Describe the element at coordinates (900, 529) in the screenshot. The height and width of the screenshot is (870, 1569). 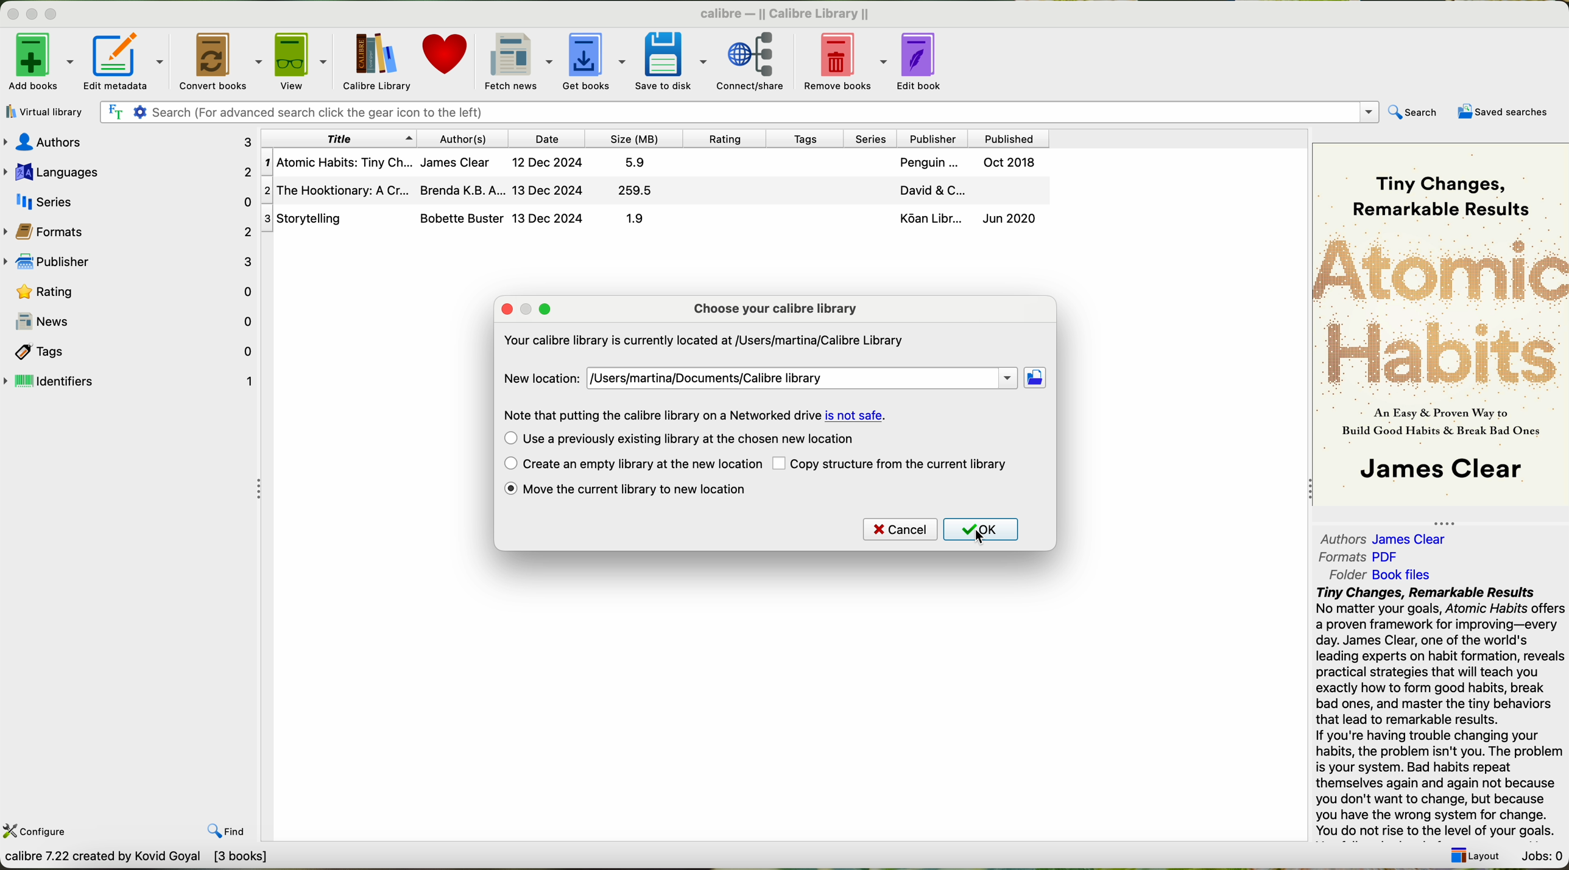
I see `cancel` at that location.